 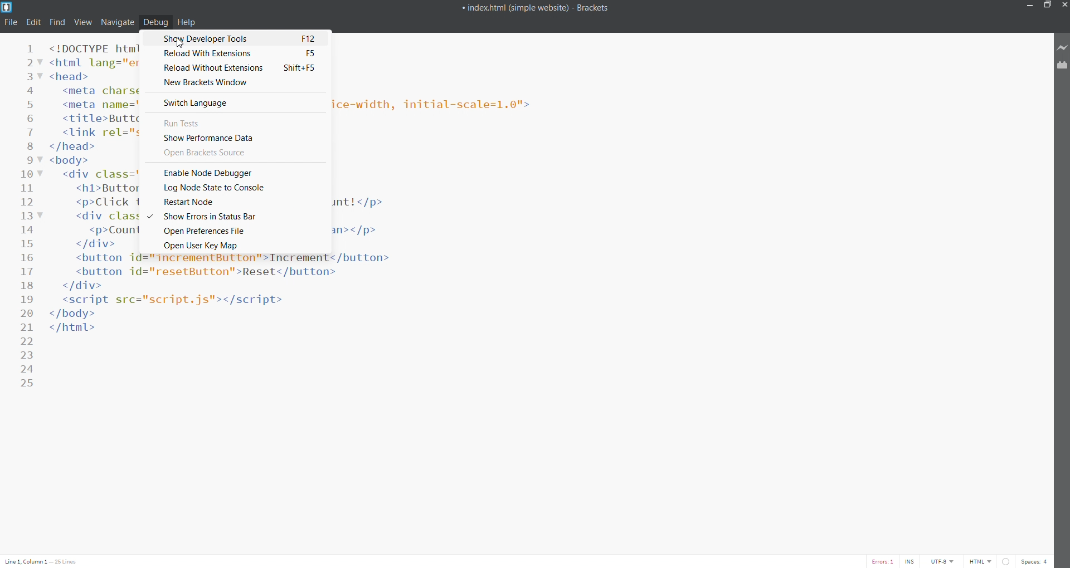 What do you see at coordinates (234, 83) in the screenshot?
I see `new brackets window` at bounding box center [234, 83].